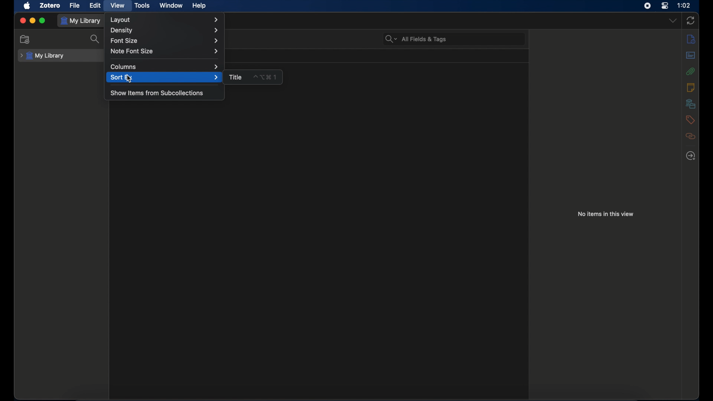 The height and width of the screenshot is (401, 713). Describe the element at coordinates (163, 30) in the screenshot. I see `density` at that location.